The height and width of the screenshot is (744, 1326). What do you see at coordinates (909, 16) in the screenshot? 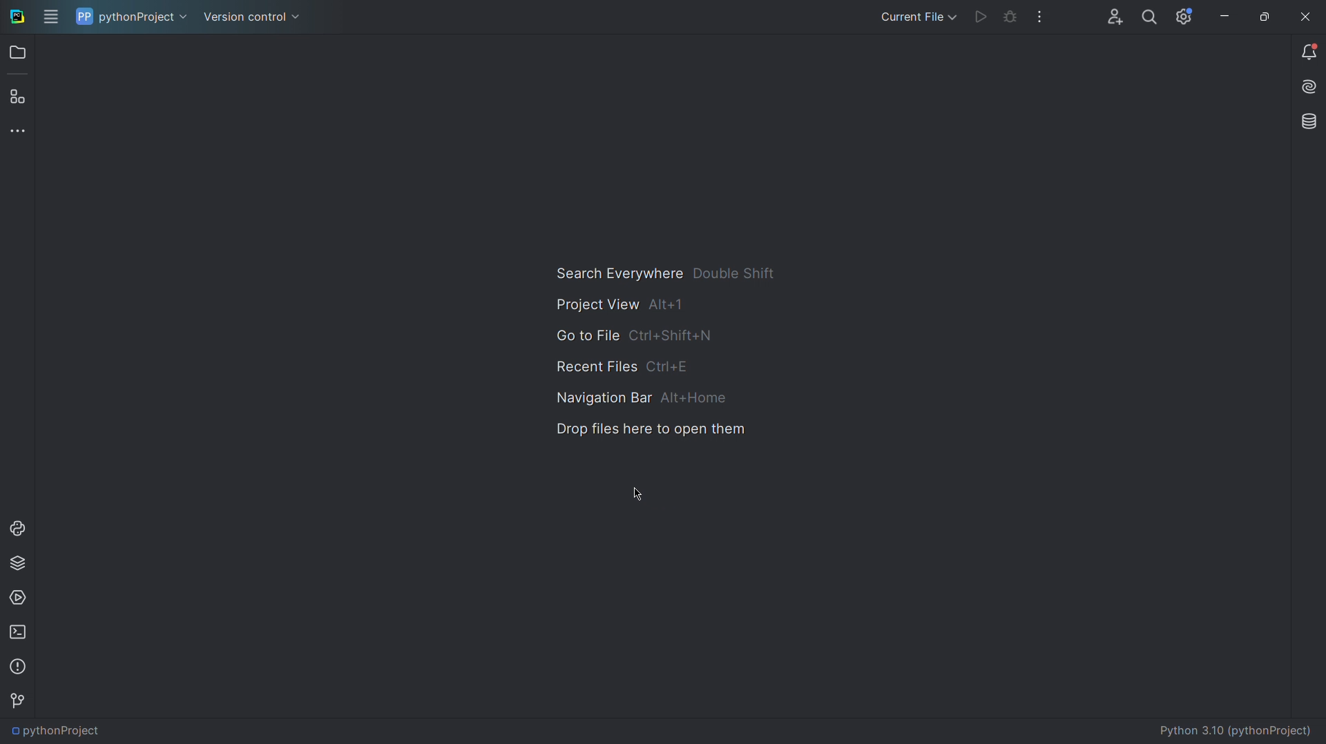
I see `current file` at bounding box center [909, 16].